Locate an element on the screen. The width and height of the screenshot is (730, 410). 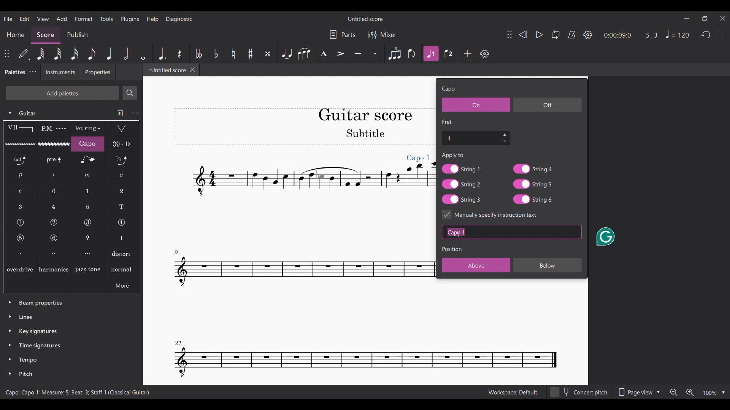
Slur is located at coordinates (304, 54).